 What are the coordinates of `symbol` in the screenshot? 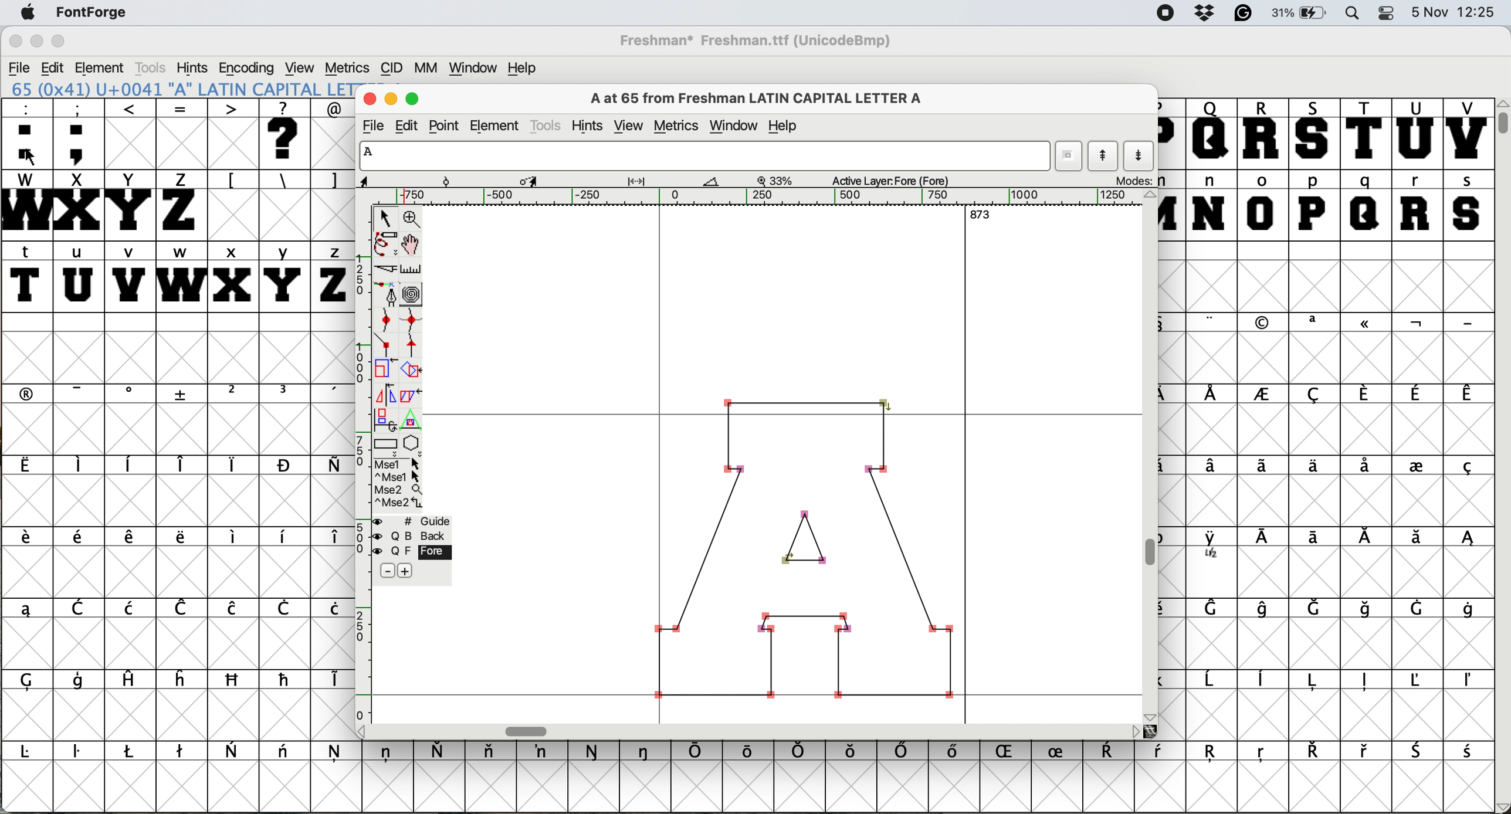 It's located at (1319, 538).